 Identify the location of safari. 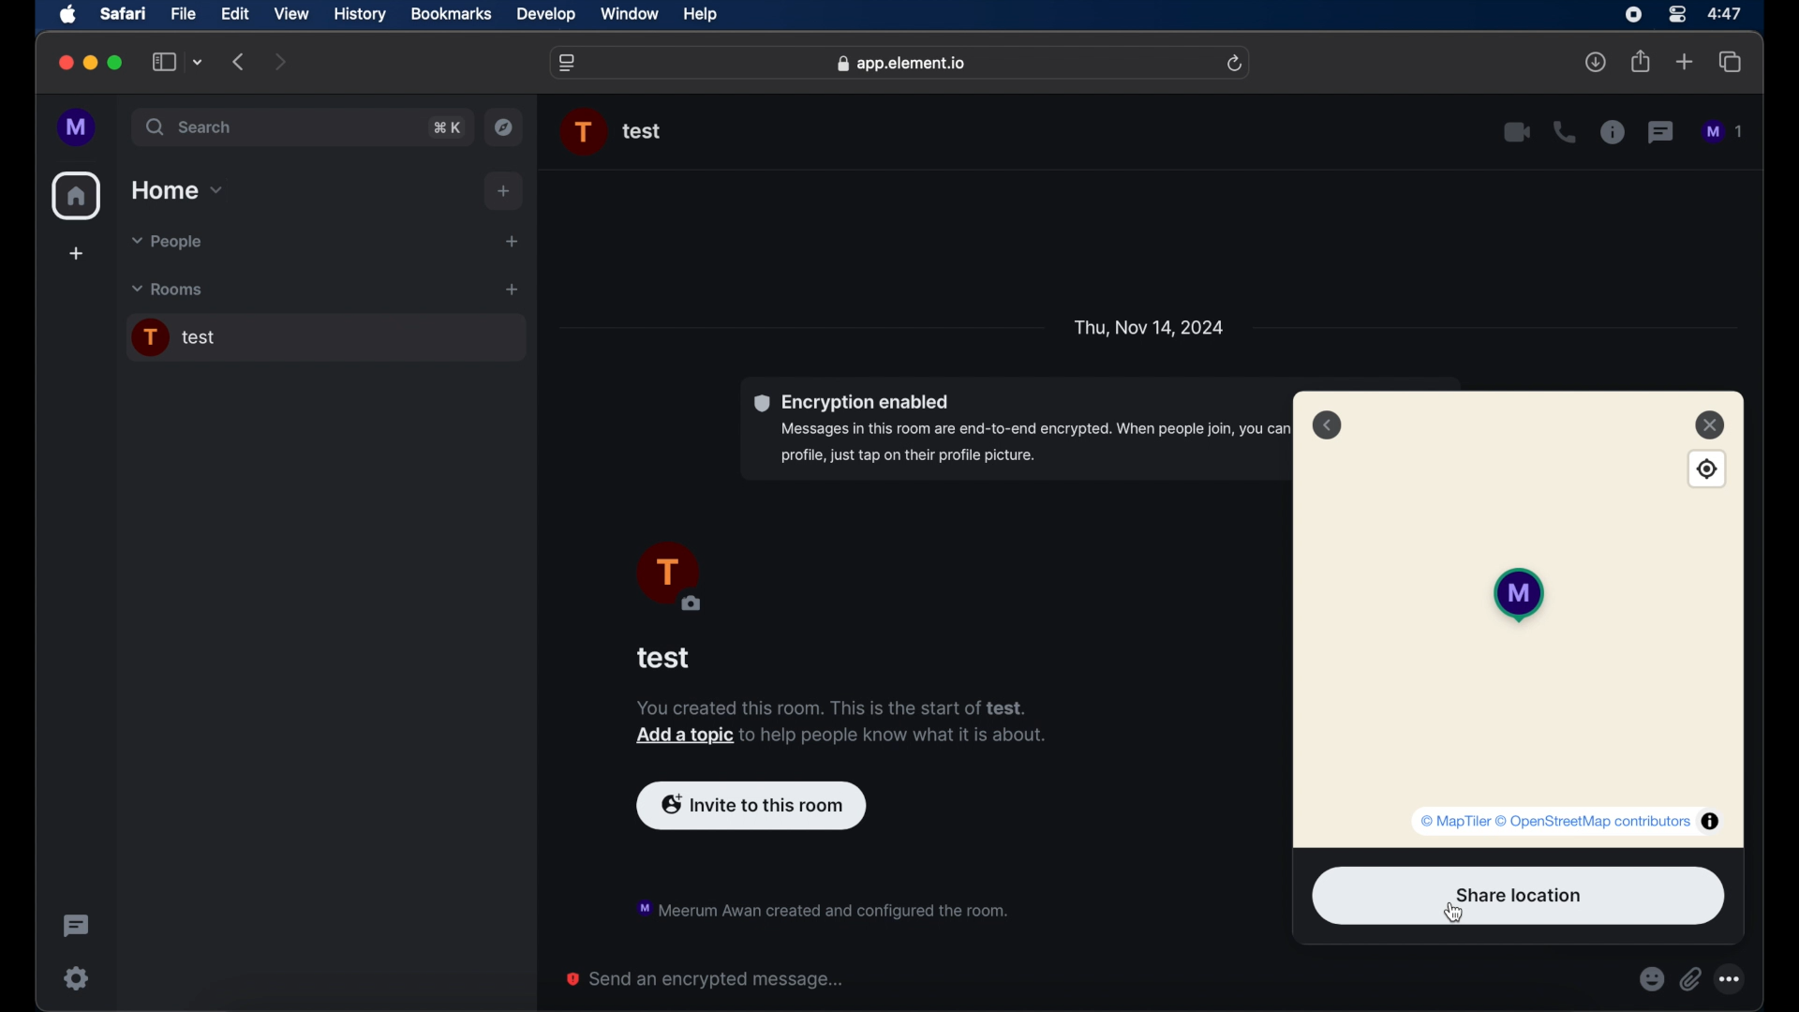
(124, 15).